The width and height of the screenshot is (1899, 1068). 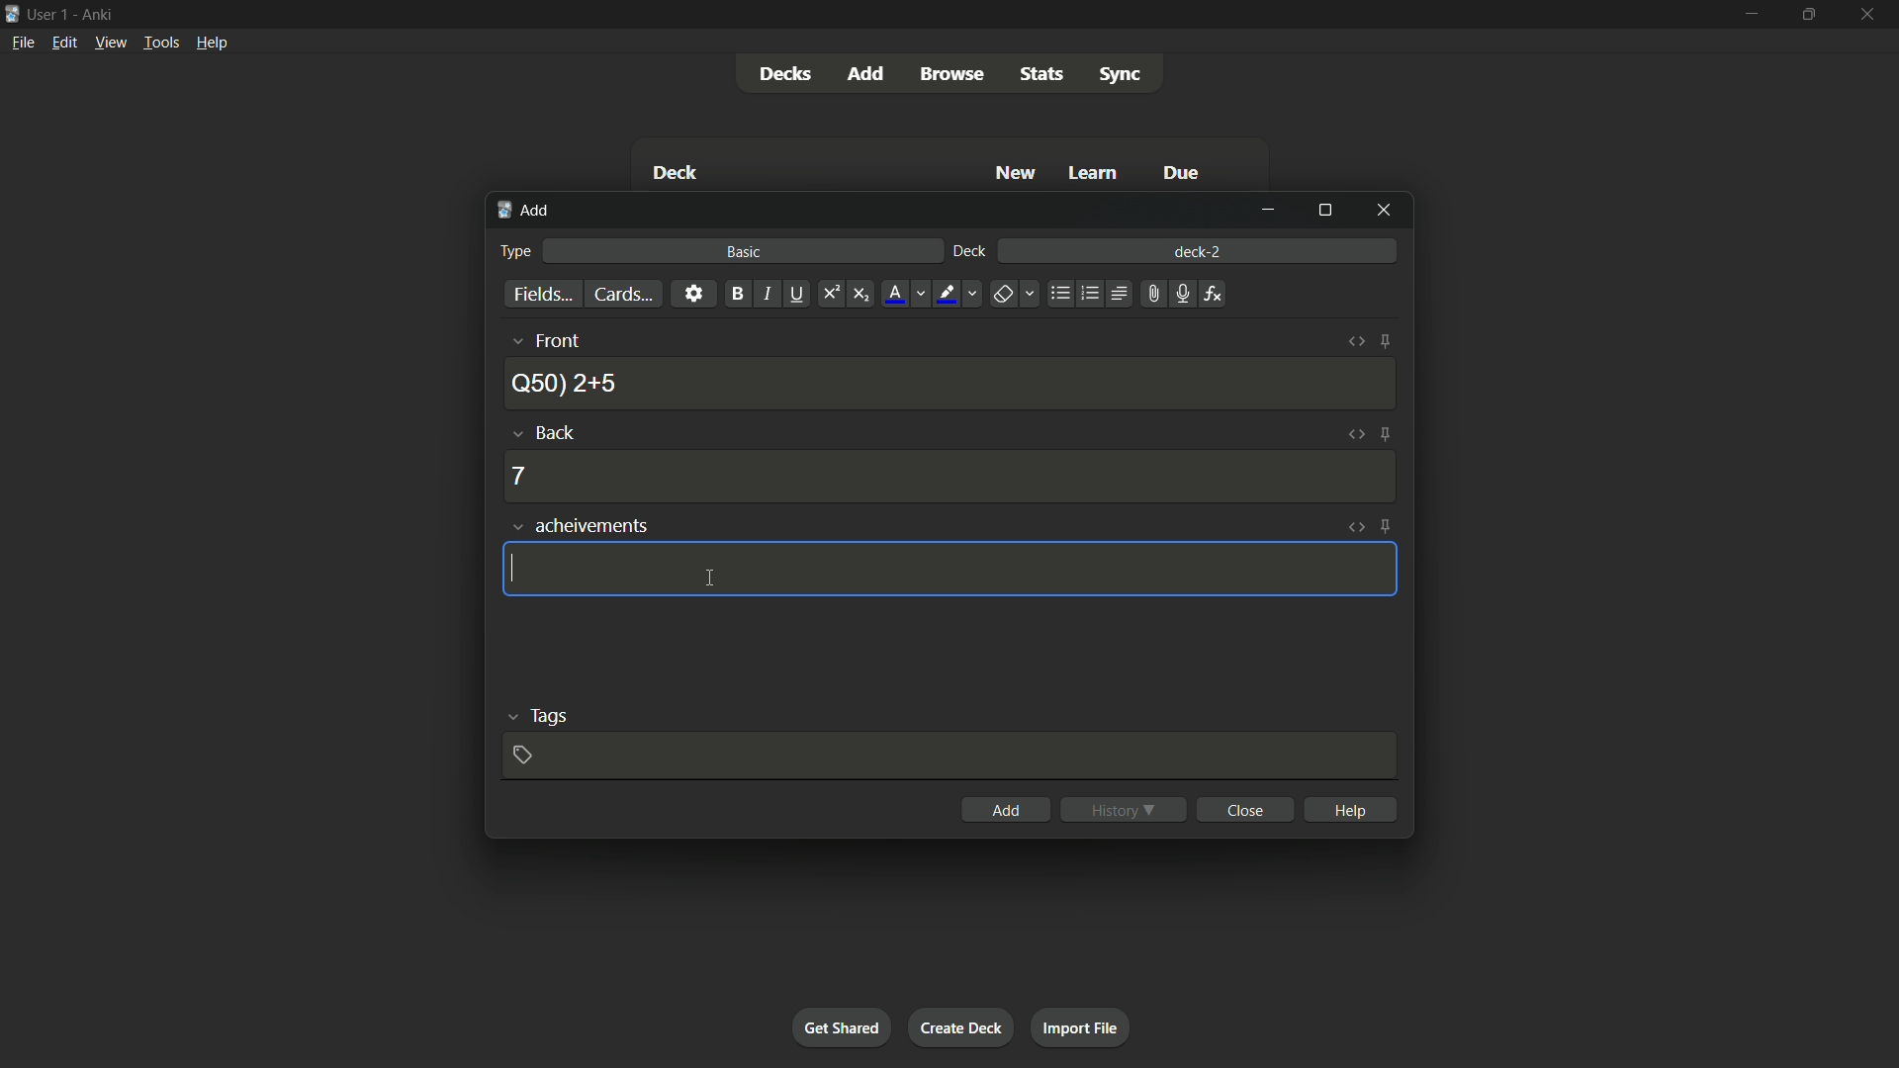 What do you see at coordinates (1354, 342) in the screenshot?
I see `toggle html editor` at bounding box center [1354, 342].